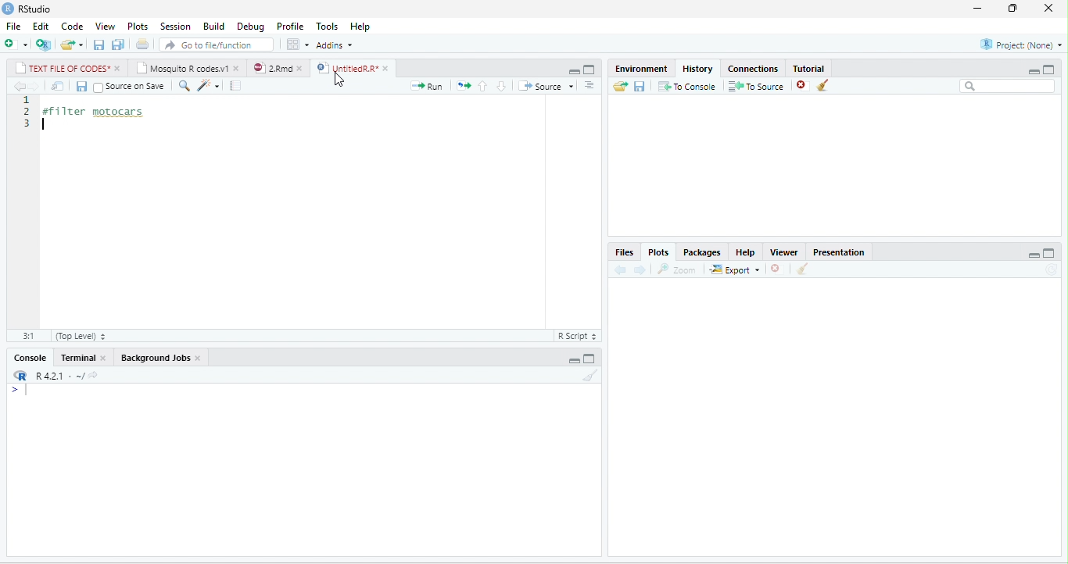  Describe the element at coordinates (63, 67) in the screenshot. I see `TEXT FILE OF CODES` at that location.